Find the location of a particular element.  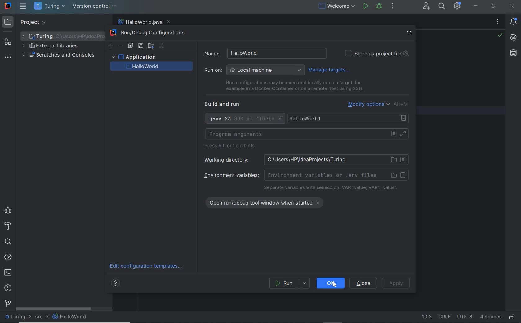

structure is located at coordinates (8, 42).